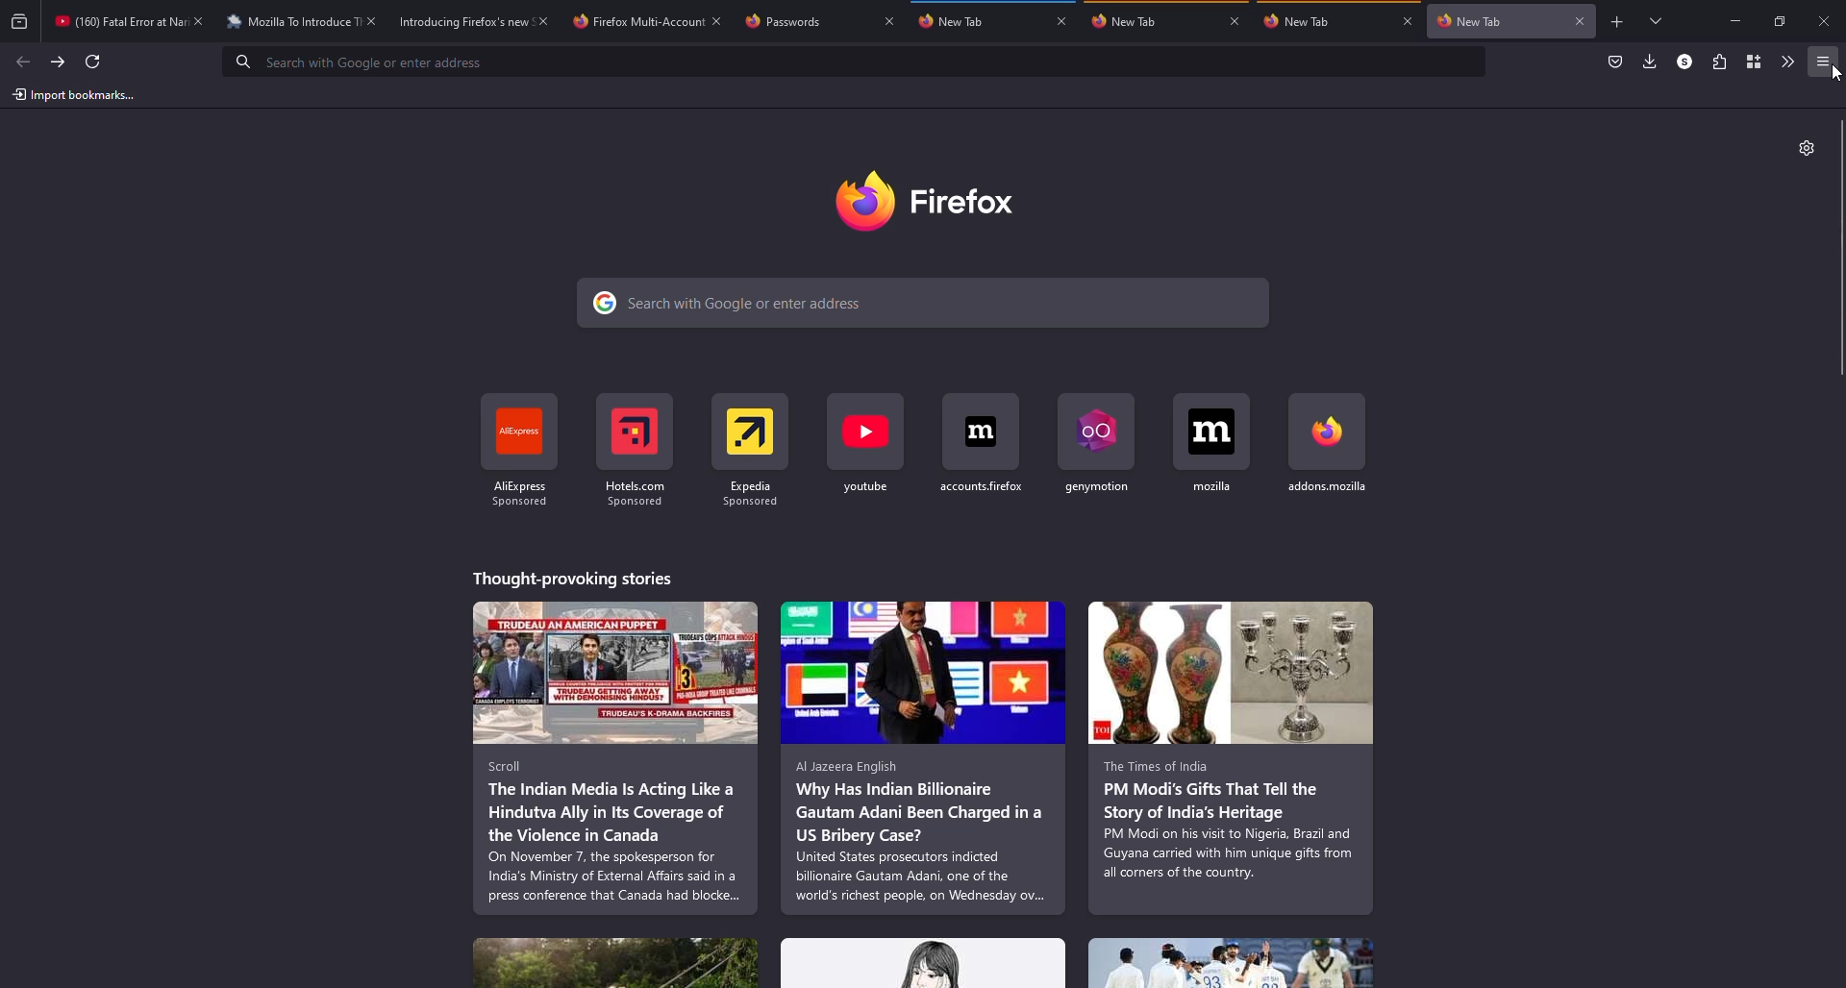 The image size is (1846, 988). Describe the element at coordinates (57, 62) in the screenshot. I see `forward` at that location.